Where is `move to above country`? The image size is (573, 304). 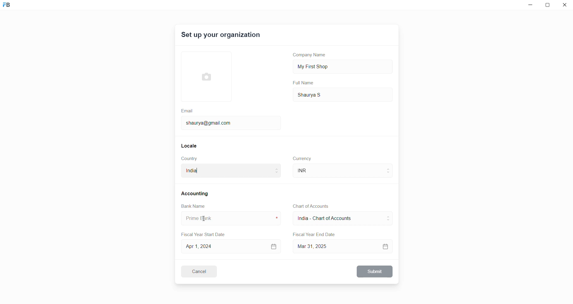 move to above country is located at coordinates (278, 168).